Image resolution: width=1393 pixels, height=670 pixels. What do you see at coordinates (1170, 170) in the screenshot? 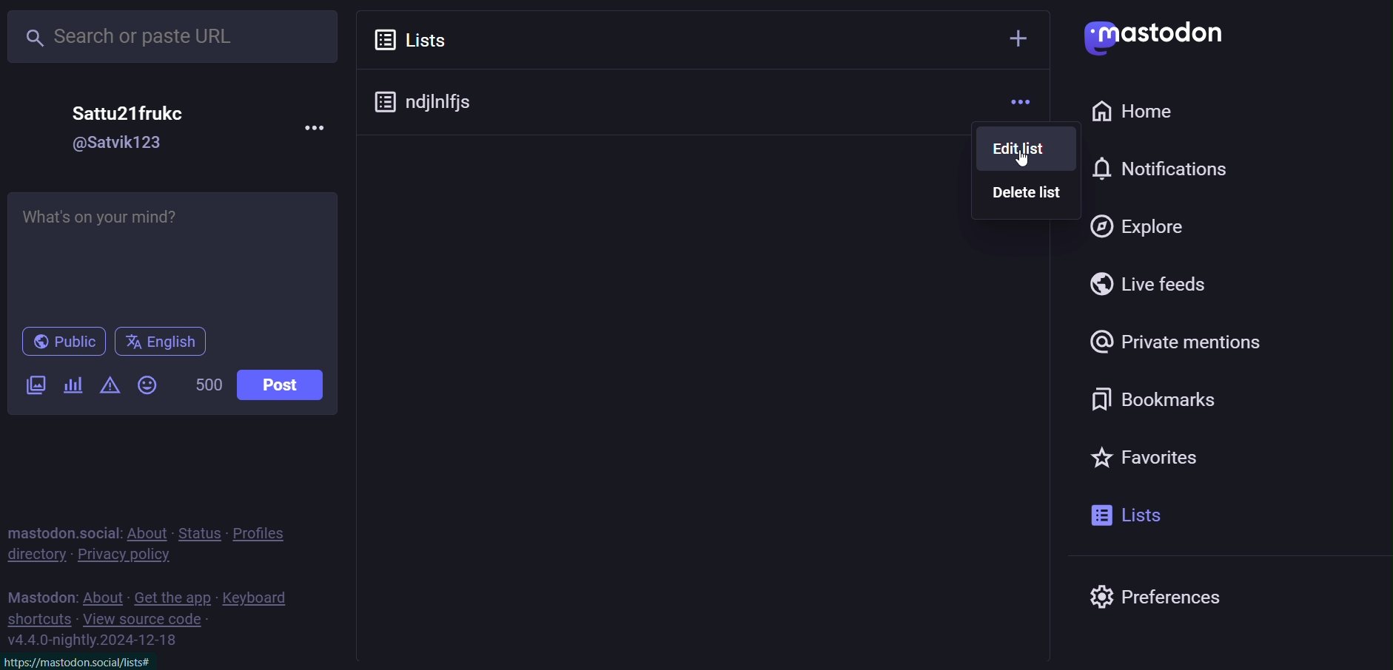
I see `notification` at bounding box center [1170, 170].